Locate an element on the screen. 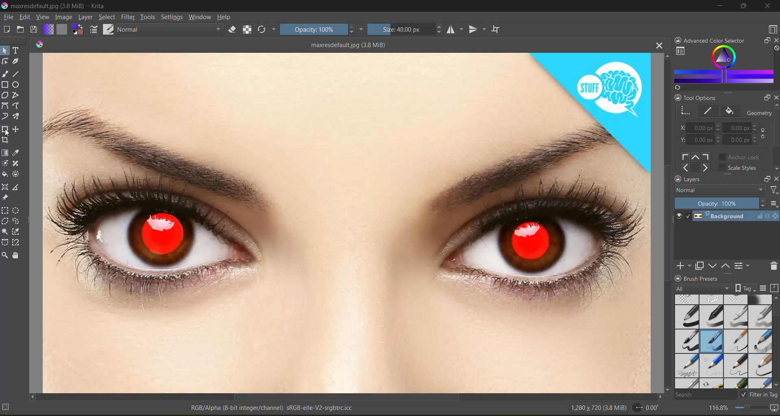 The height and width of the screenshot is (416, 780). zoom is located at coordinates (752, 409).